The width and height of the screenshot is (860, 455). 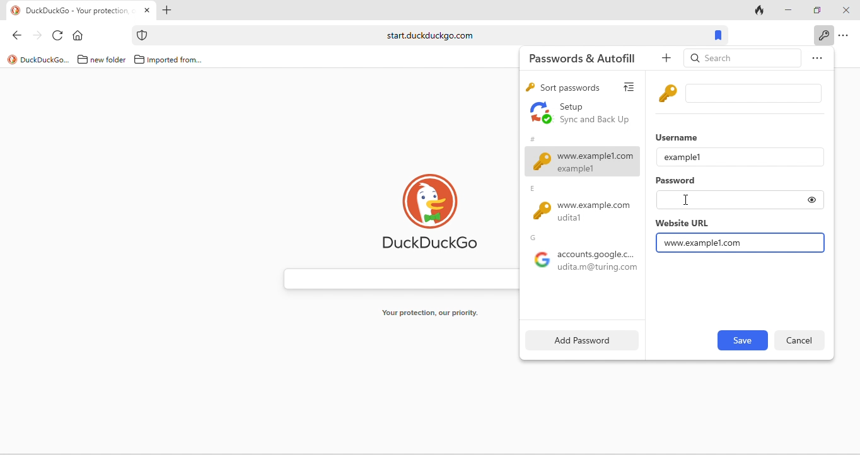 What do you see at coordinates (16, 11) in the screenshot?
I see `logo` at bounding box center [16, 11].